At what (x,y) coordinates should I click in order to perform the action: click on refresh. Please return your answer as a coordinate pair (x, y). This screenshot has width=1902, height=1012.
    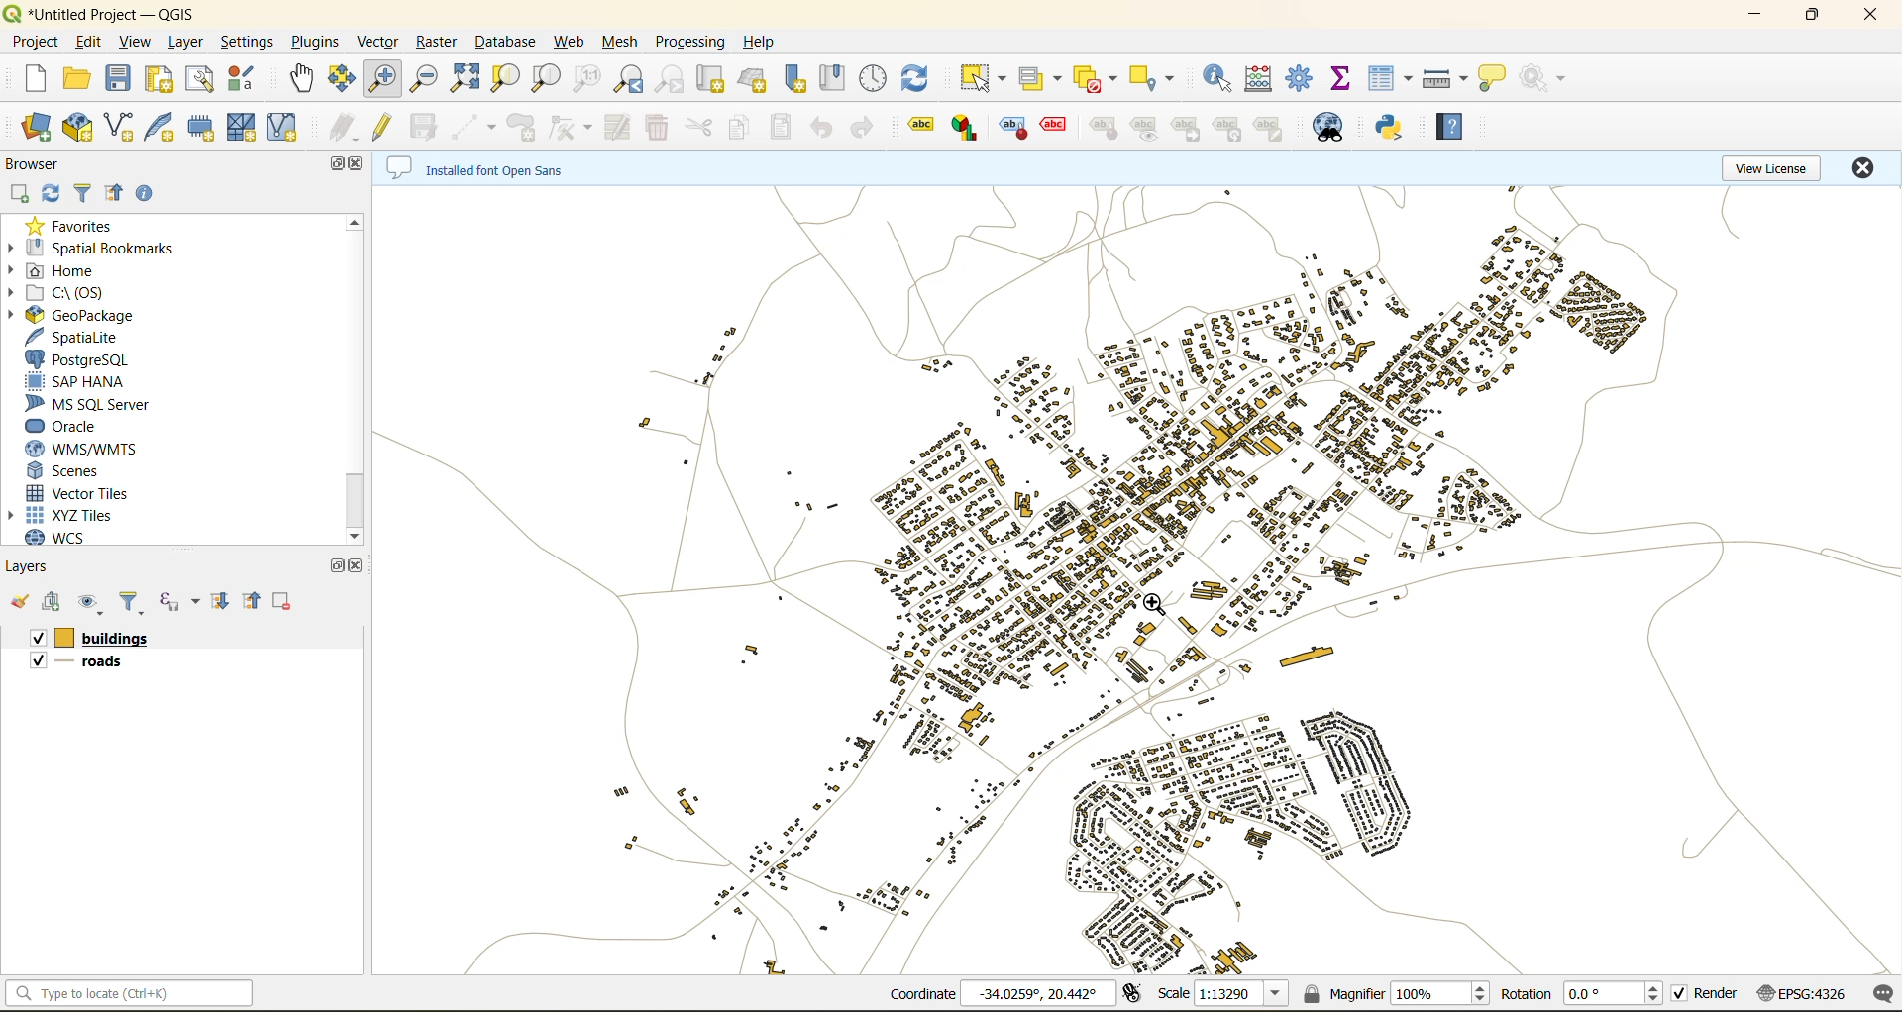
    Looking at the image, I should click on (52, 194).